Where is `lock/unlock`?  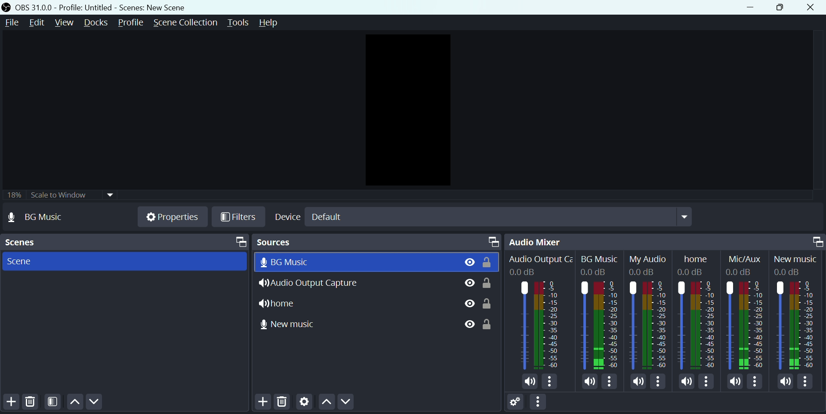
lock/unlock is located at coordinates (488, 302).